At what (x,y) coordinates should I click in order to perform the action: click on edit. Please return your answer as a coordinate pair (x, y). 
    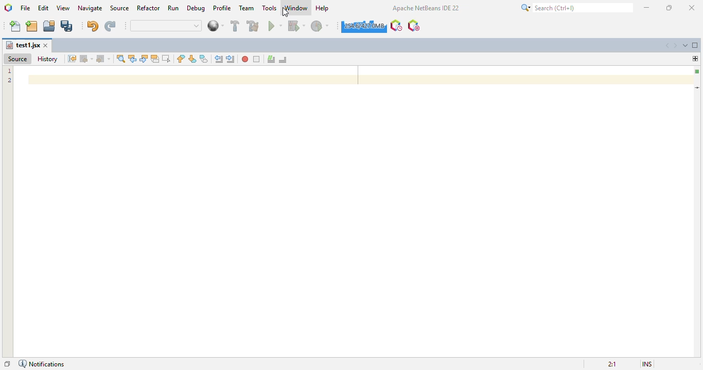
    Looking at the image, I should click on (44, 8).